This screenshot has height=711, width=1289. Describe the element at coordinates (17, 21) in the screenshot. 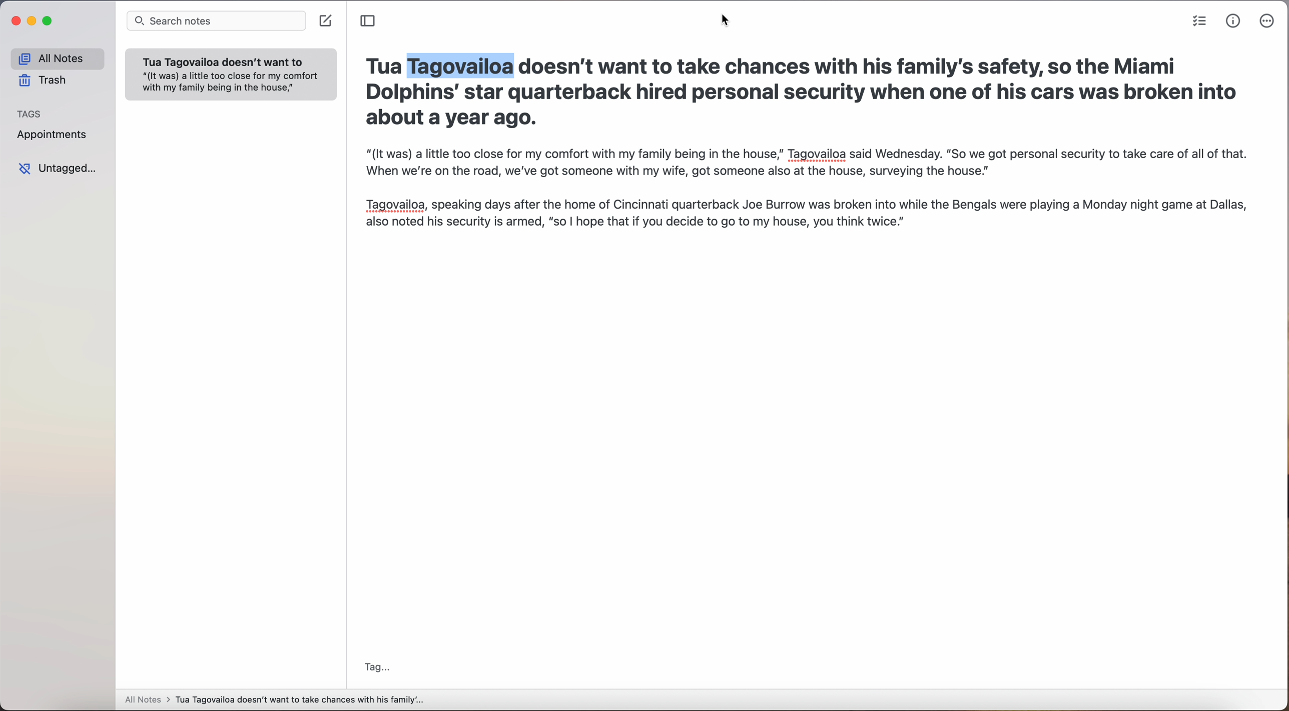

I see `close Simplenote` at that location.